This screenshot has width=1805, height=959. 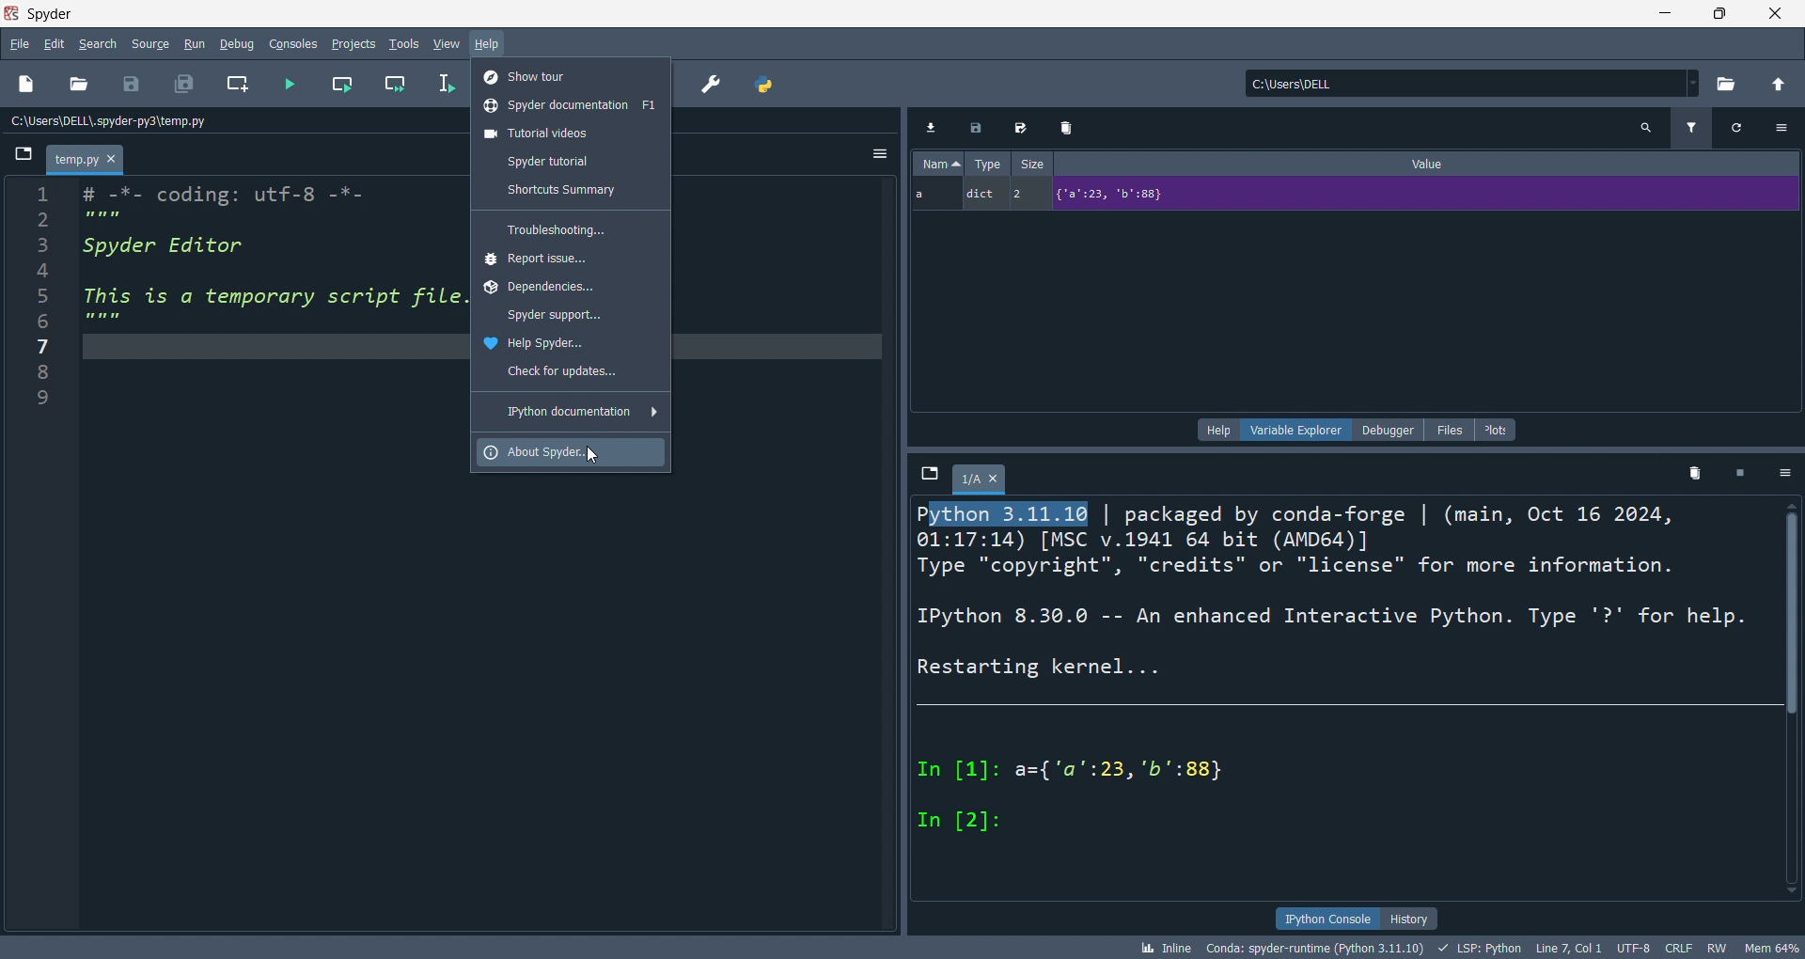 I want to click on new cell, so click(x=239, y=85).